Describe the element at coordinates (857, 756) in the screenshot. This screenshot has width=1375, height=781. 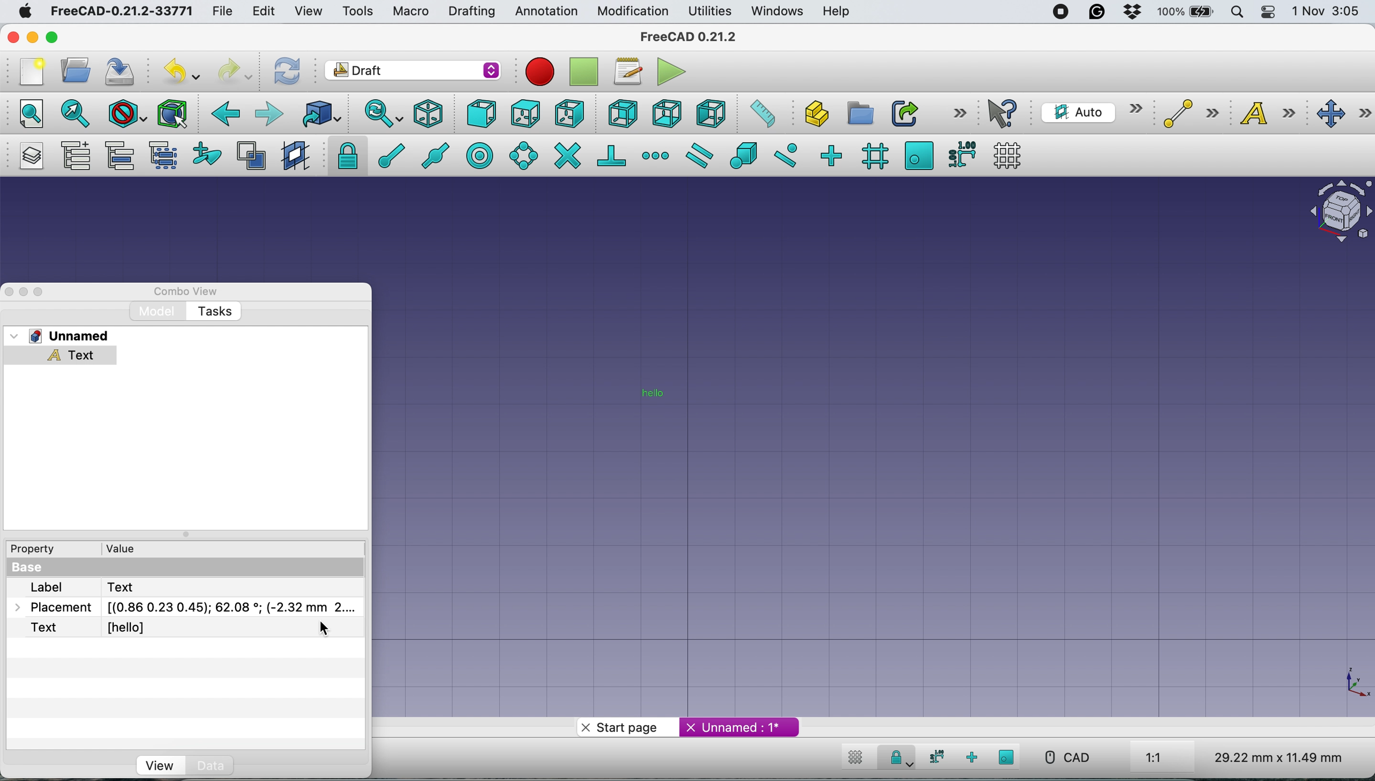
I see `toggle grid` at that location.